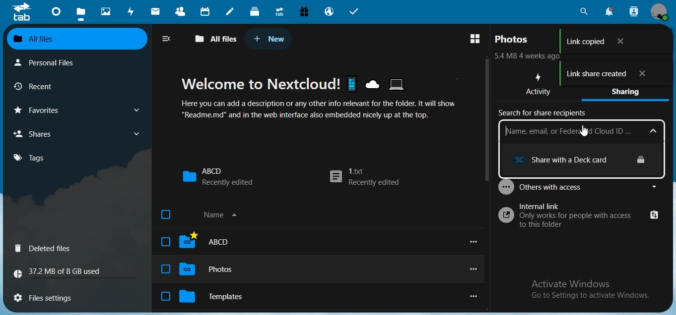 The width and height of the screenshot is (676, 315). What do you see at coordinates (585, 131) in the screenshot?
I see `` at bounding box center [585, 131].